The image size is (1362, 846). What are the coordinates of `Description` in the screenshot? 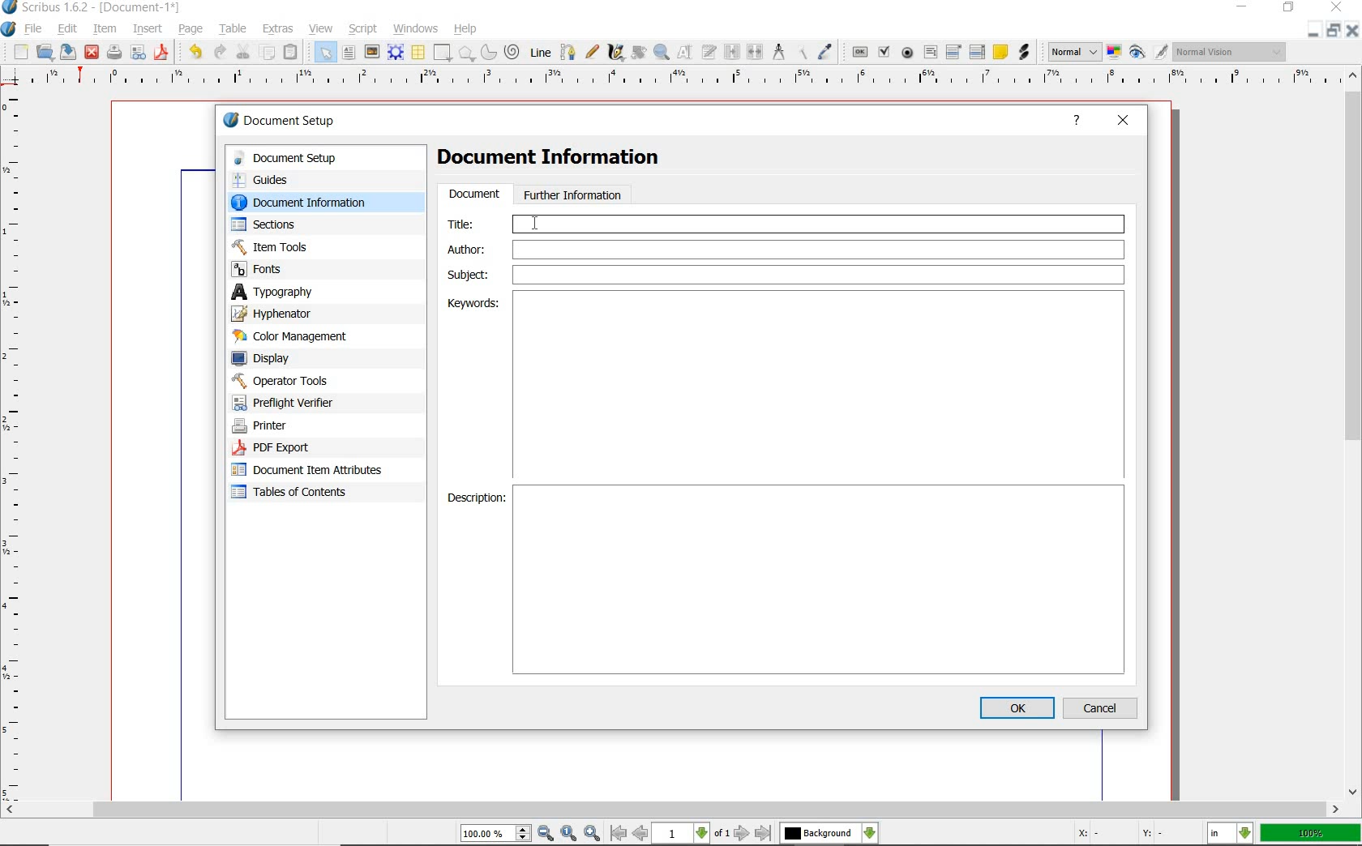 It's located at (473, 498).